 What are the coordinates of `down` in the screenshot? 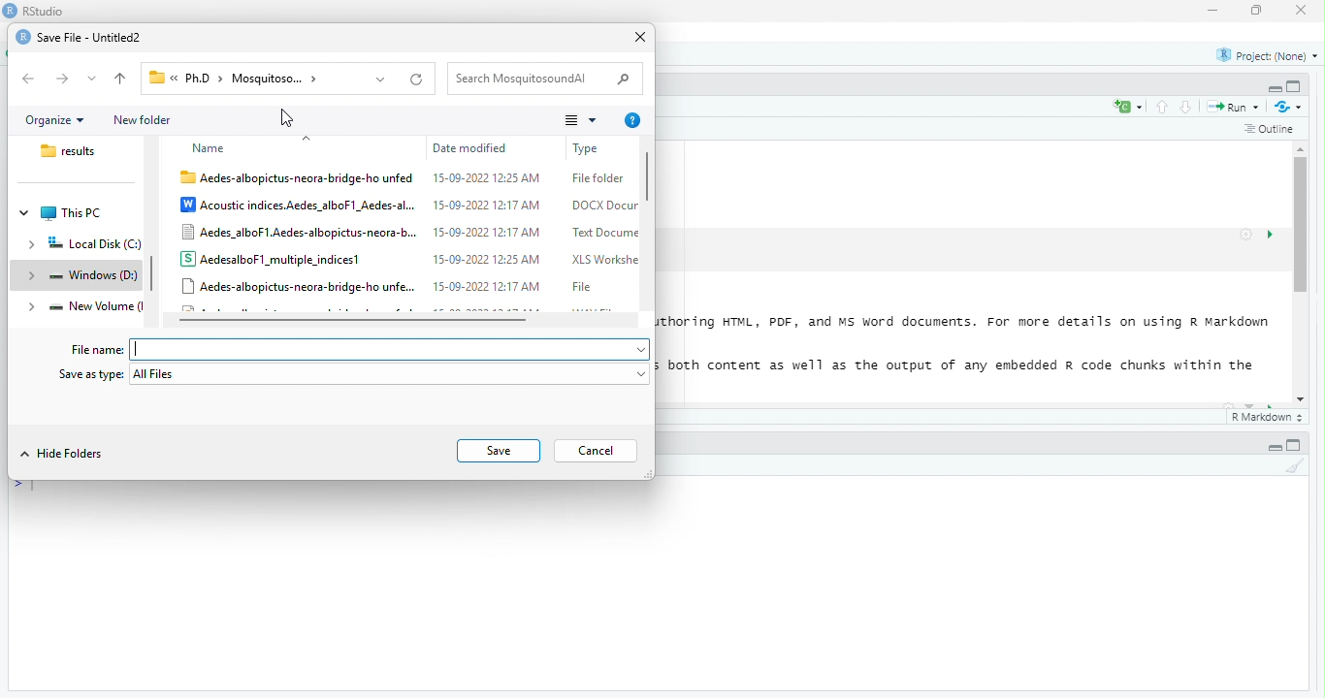 It's located at (1187, 107).